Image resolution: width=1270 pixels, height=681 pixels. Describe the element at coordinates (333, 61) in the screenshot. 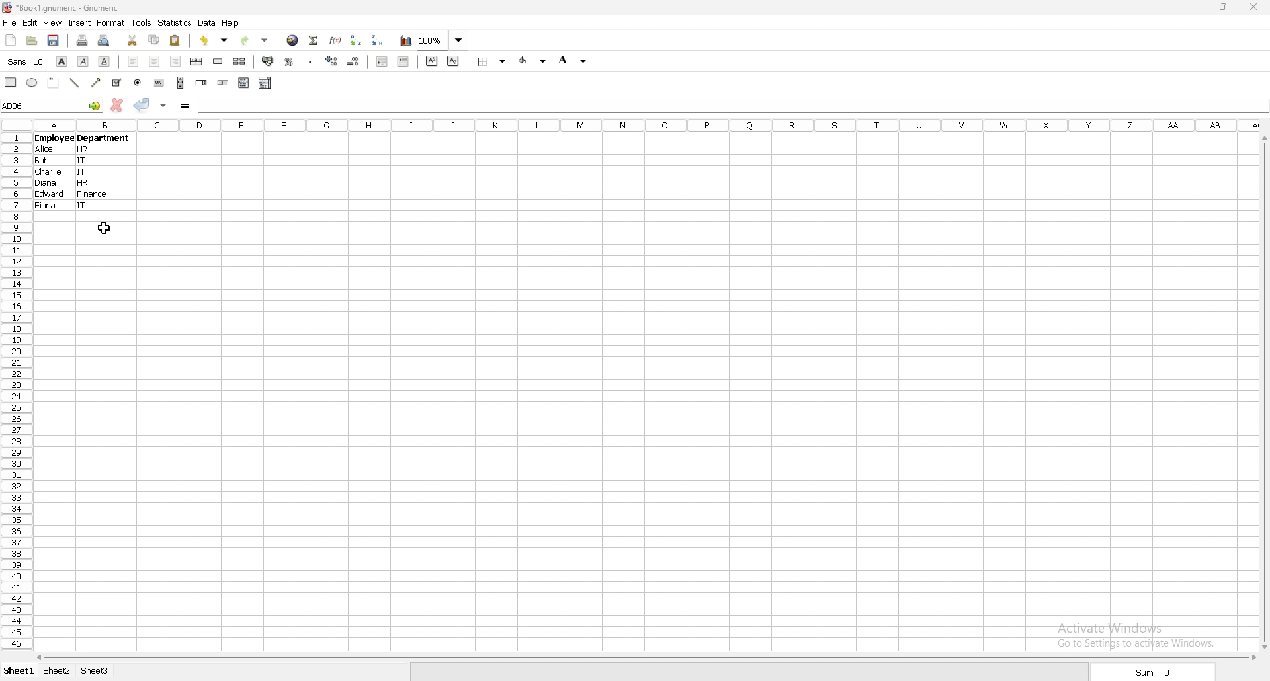

I see `increase decimals` at that location.